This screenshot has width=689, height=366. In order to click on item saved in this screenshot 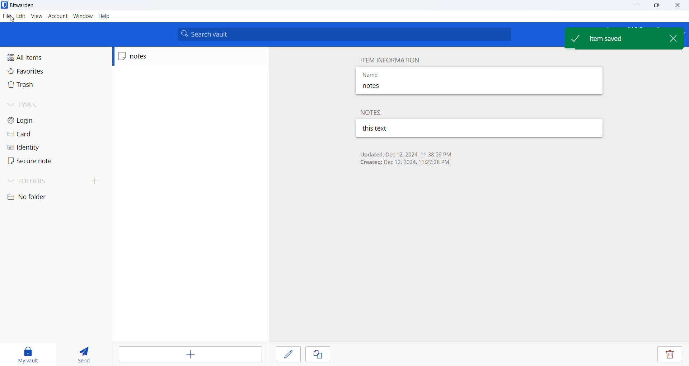, I will do `click(614, 37)`.